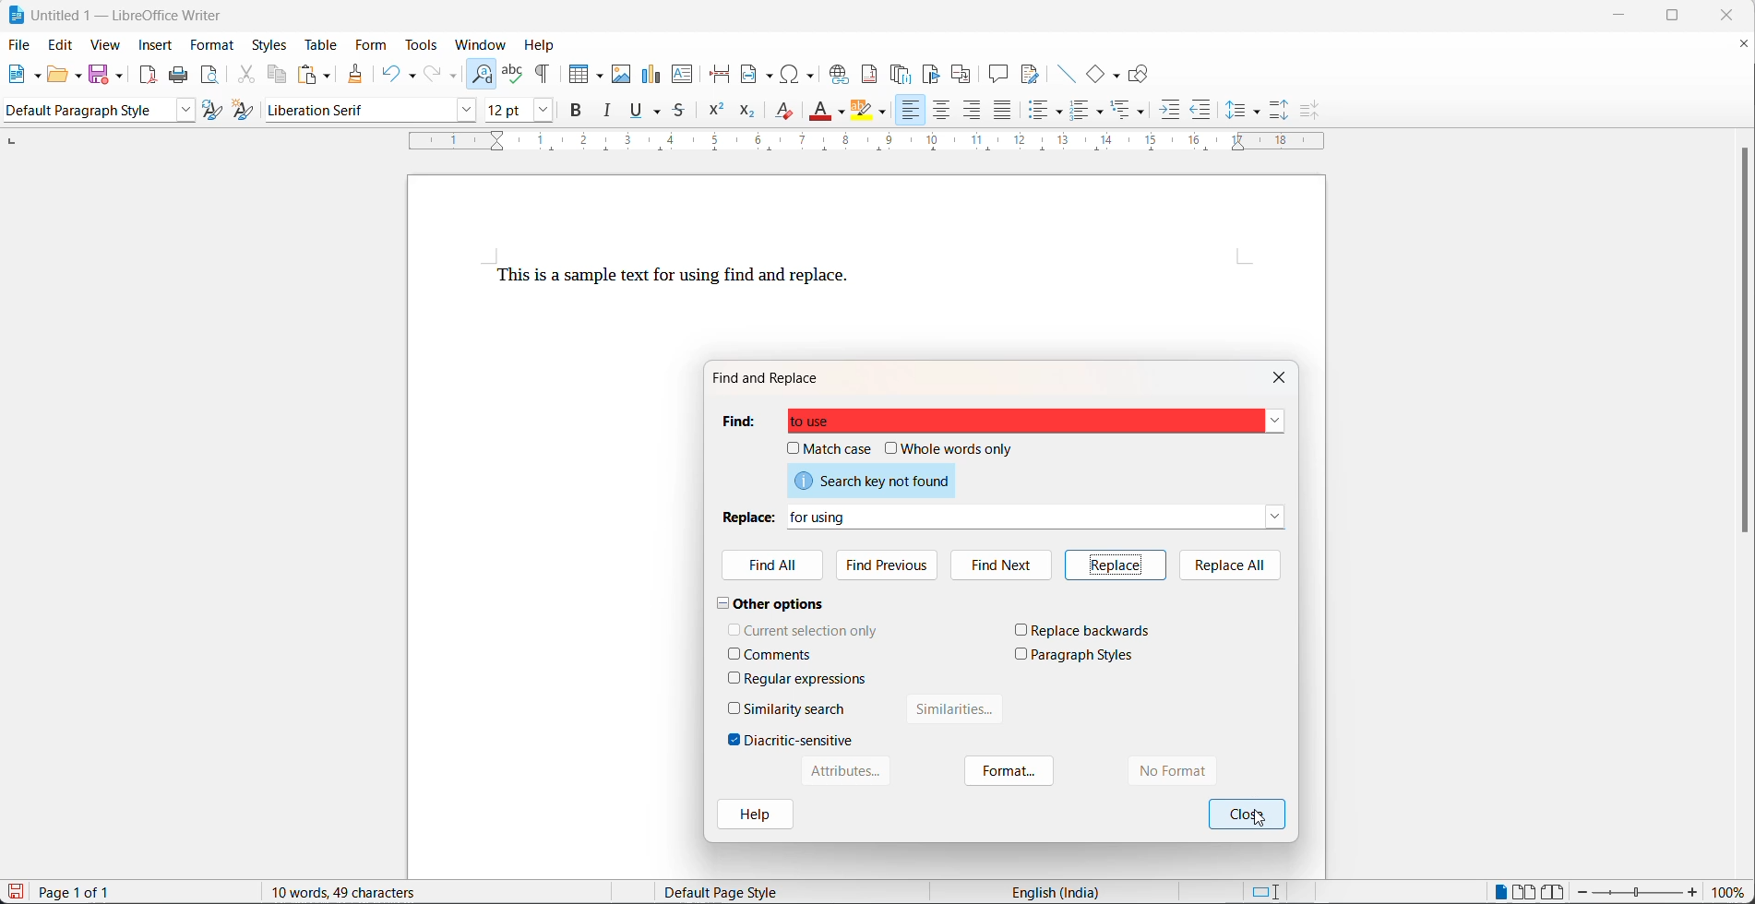 This screenshot has width=1755, height=904. I want to click on find and replace, so click(483, 71).